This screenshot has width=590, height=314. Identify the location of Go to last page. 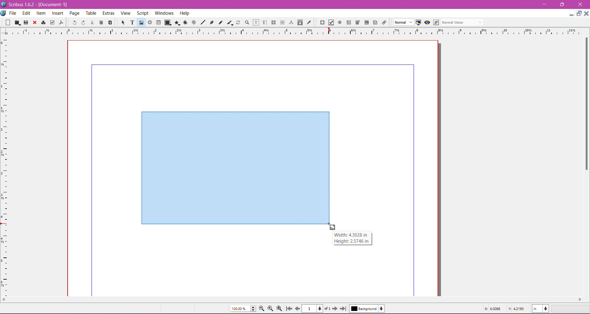
(343, 308).